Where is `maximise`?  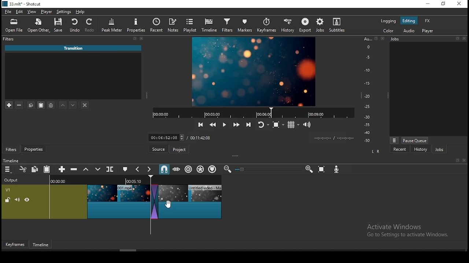
maximise is located at coordinates (444, 4).